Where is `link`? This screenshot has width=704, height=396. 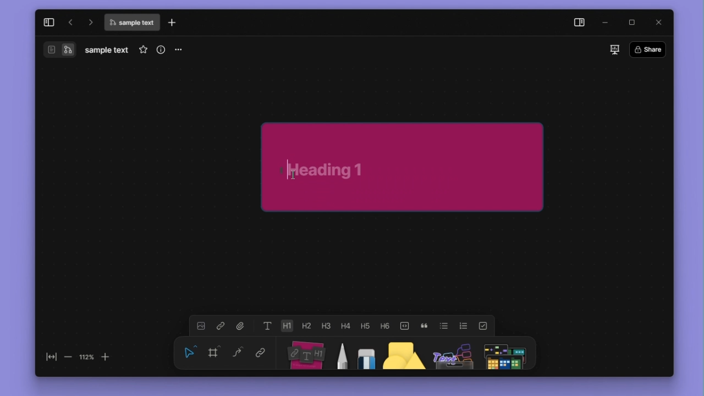
link is located at coordinates (221, 326).